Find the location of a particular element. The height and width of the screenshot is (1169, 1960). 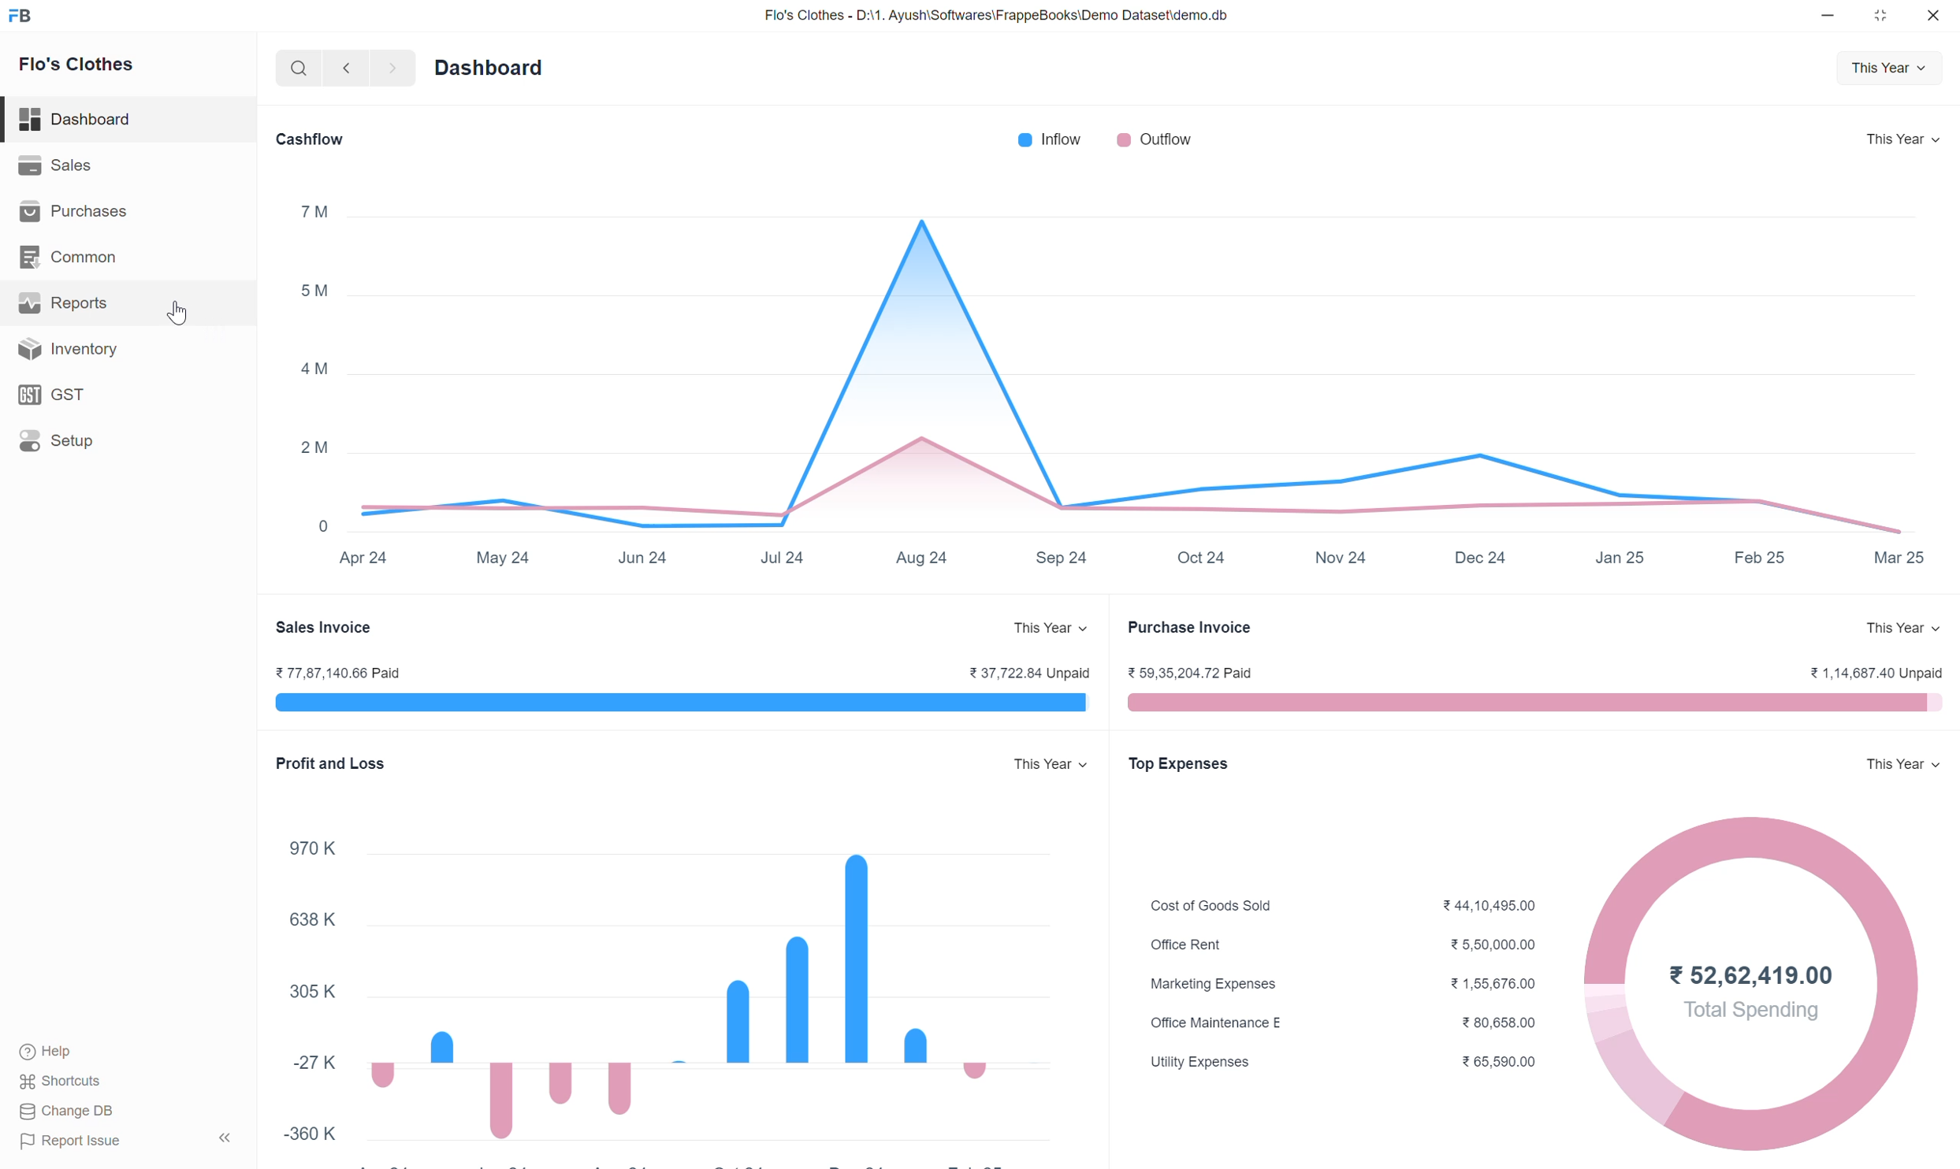

Reports is located at coordinates (113, 304).